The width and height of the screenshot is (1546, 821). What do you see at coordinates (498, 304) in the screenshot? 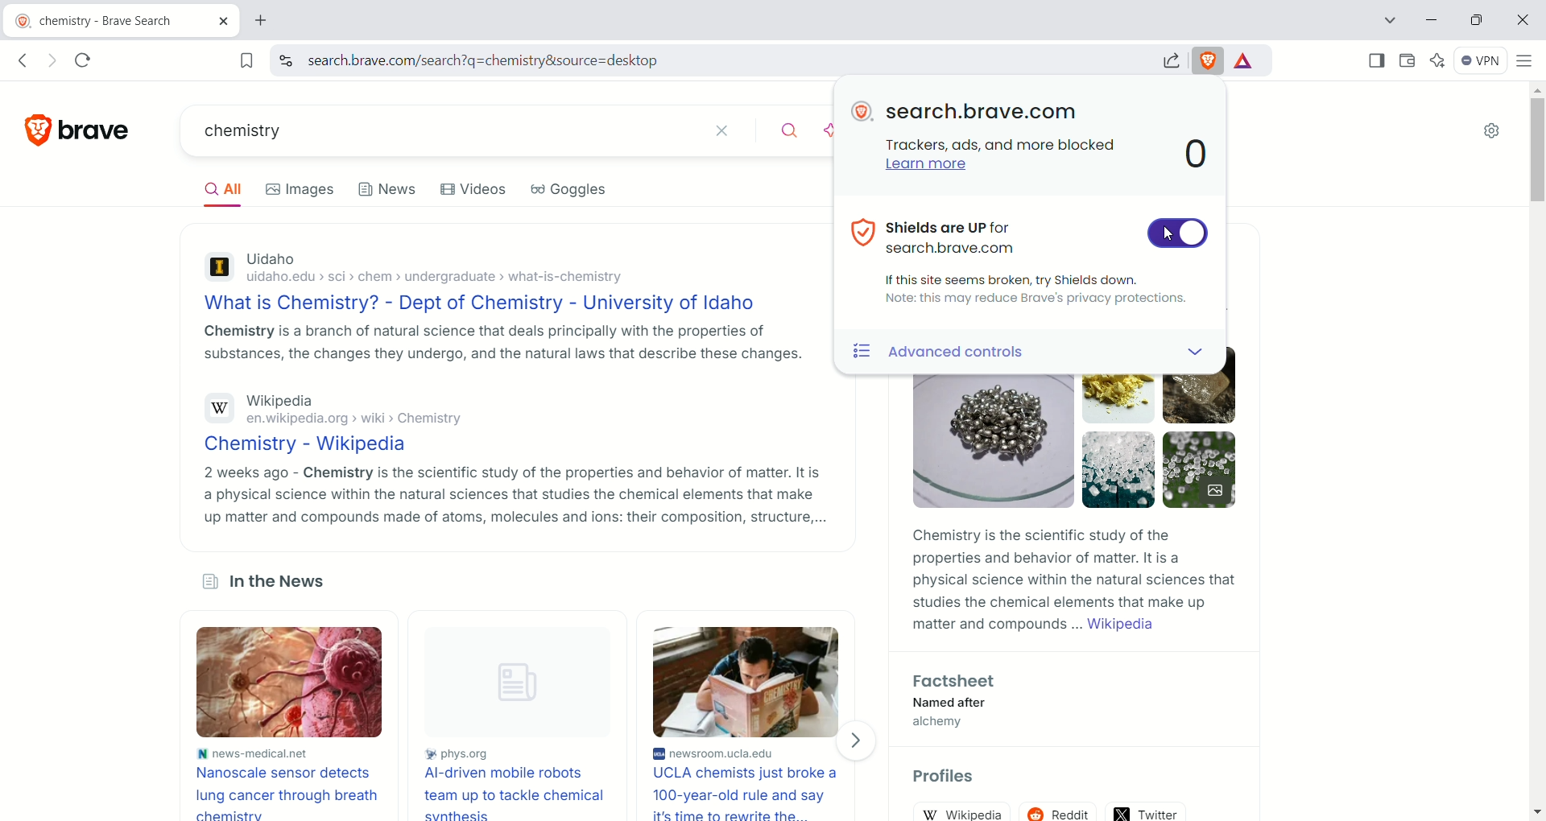
I see `What is chemistry? - Dept of Chemistry - University of Idaho` at bounding box center [498, 304].